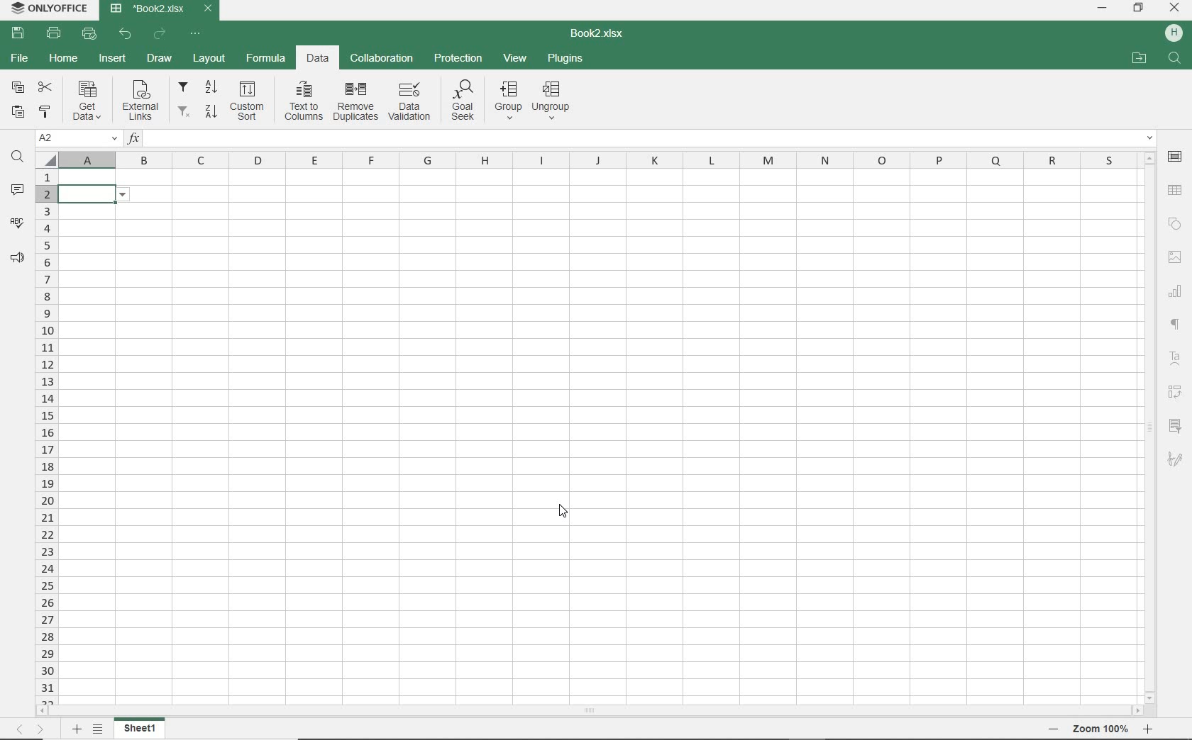  Describe the element at coordinates (566, 57) in the screenshot. I see `PLUGINS` at that location.